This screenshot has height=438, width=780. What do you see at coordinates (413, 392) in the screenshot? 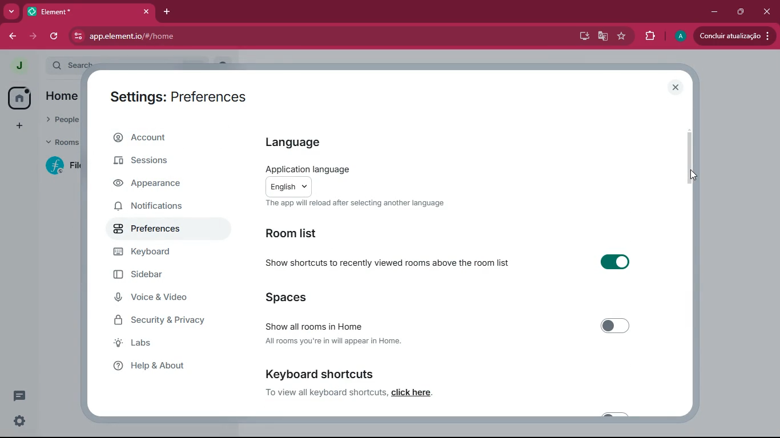
I see `click here` at bounding box center [413, 392].